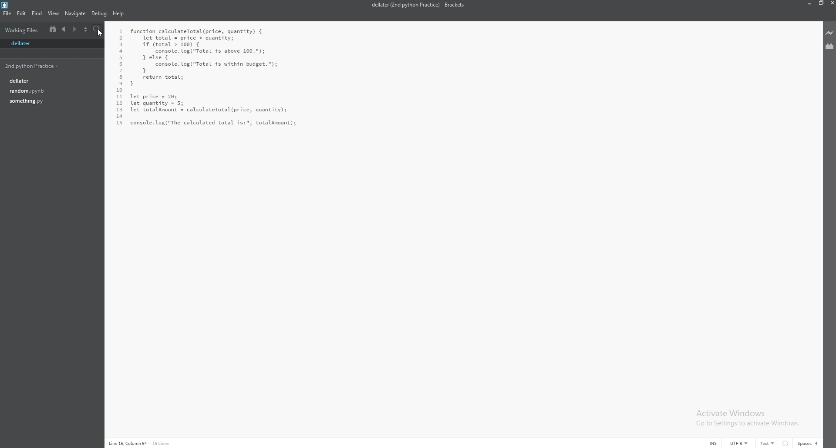 This screenshot has width=836, height=448. Describe the element at coordinates (48, 67) in the screenshot. I see `2nd python practice` at that location.